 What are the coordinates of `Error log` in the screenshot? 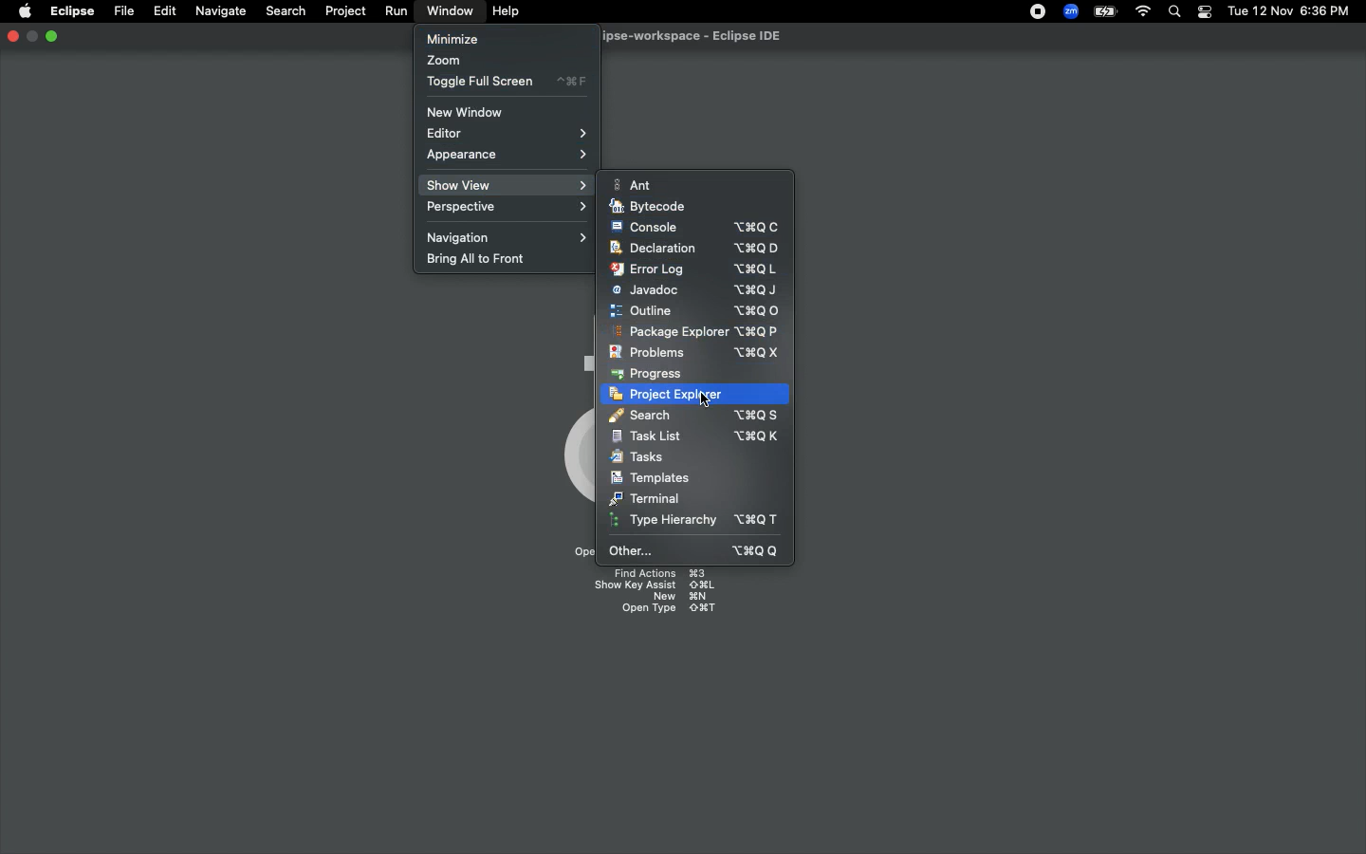 It's located at (693, 269).